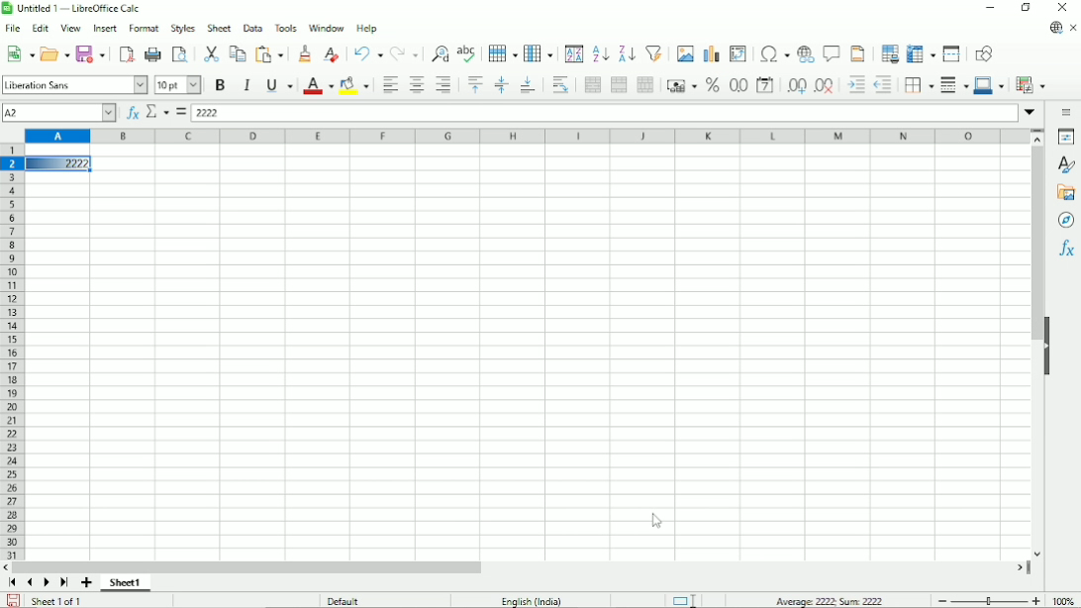  Describe the element at coordinates (75, 8) in the screenshot. I see `Untitled 1 - LibreOffice Calc` at that location.